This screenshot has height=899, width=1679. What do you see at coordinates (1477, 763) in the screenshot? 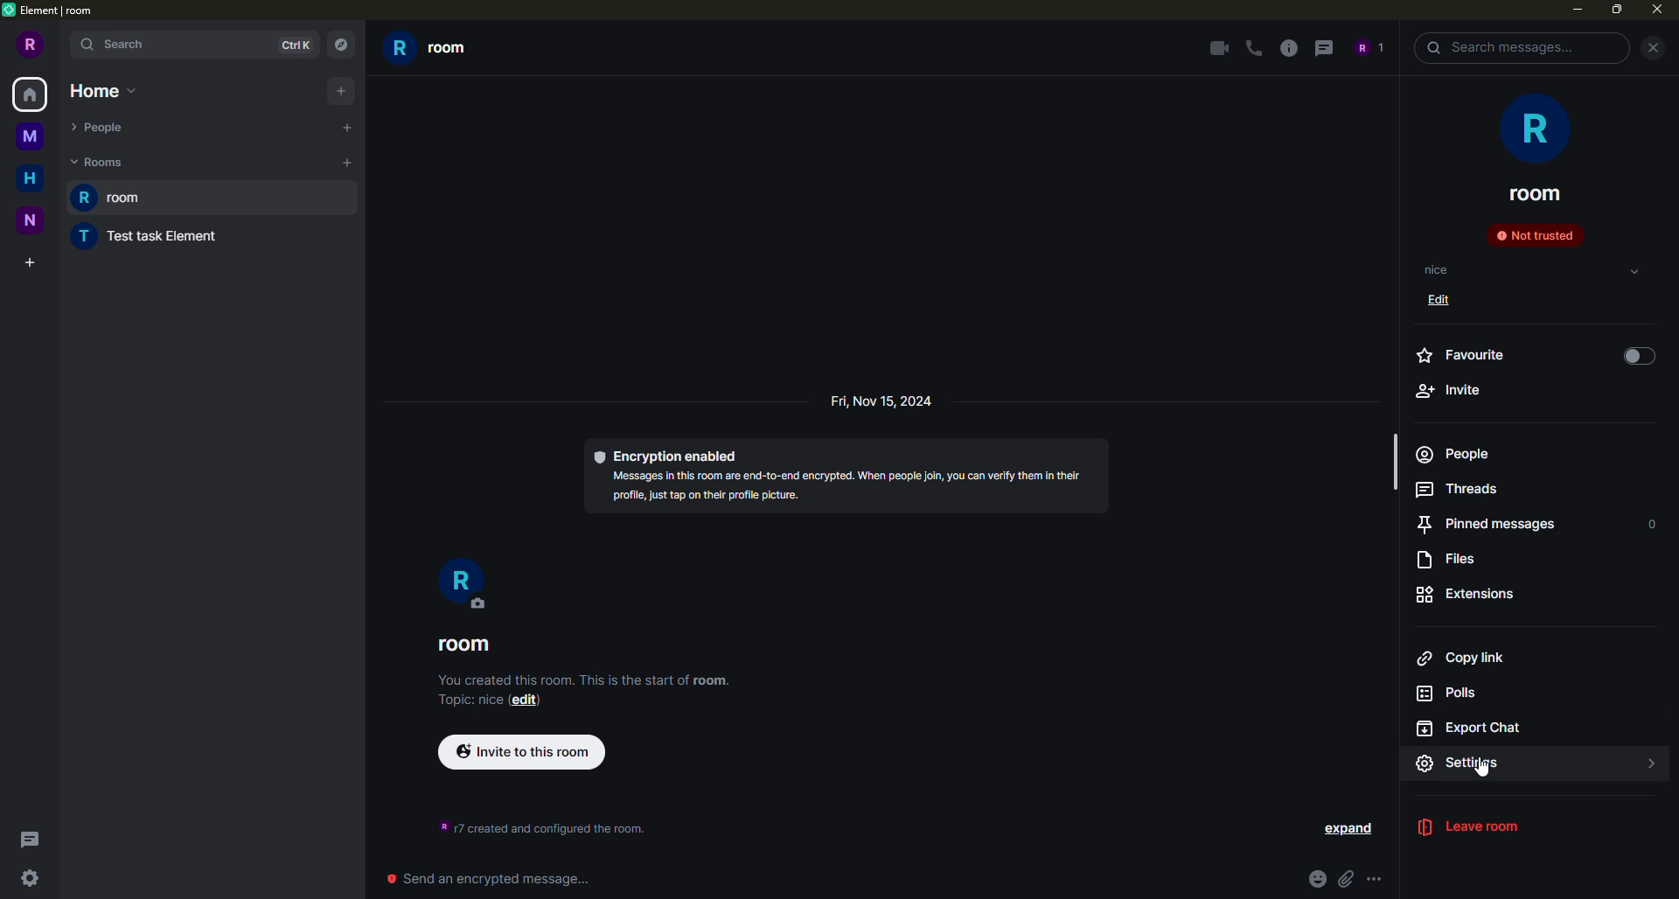
I see `settings` at bounding box center [1477, 763].